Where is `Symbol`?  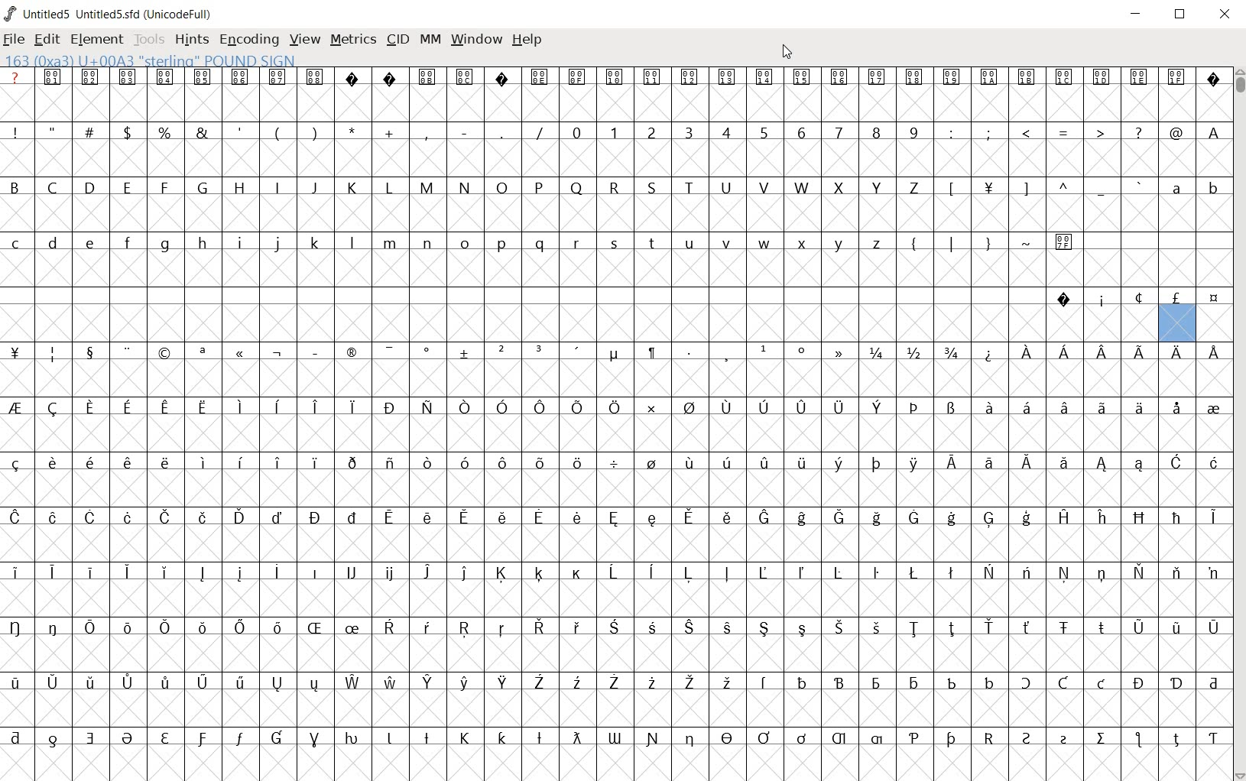 Symbol is located at coordinates (879, 408).